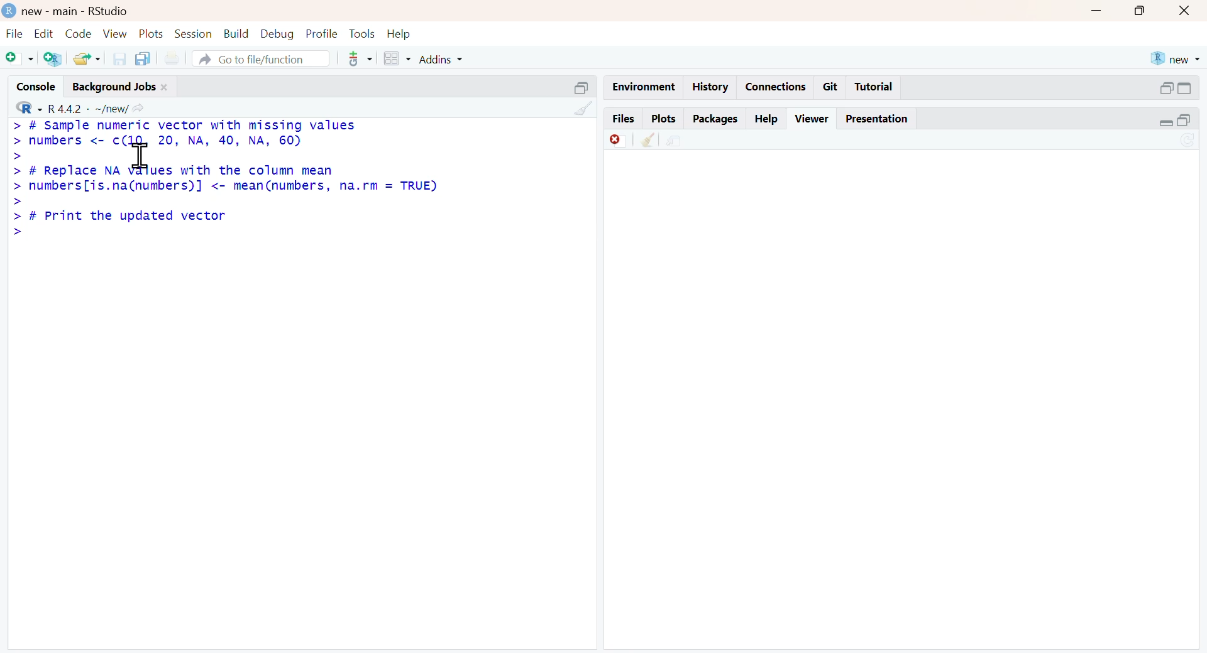 This screenshot has width=1207, height=653. Describe the element at coordinates (779, 86) in the screenshot. I see `connections` at that location.